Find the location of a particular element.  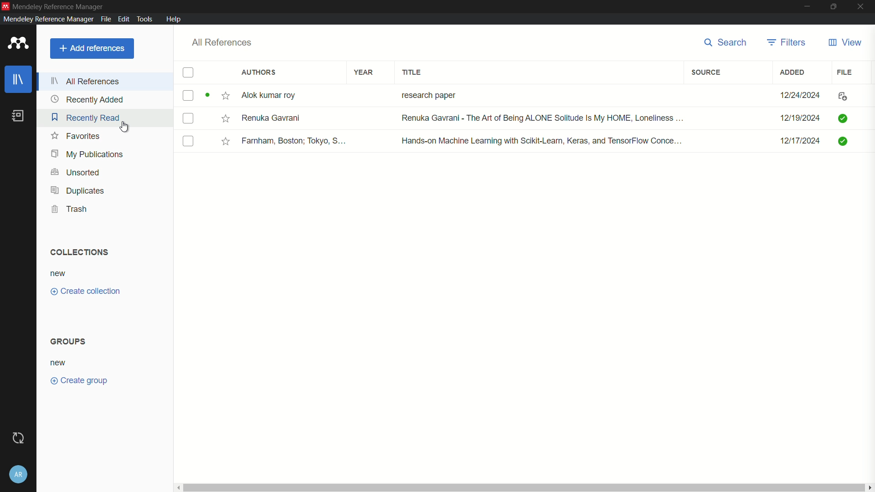

library is located at coordinates (19, 80).